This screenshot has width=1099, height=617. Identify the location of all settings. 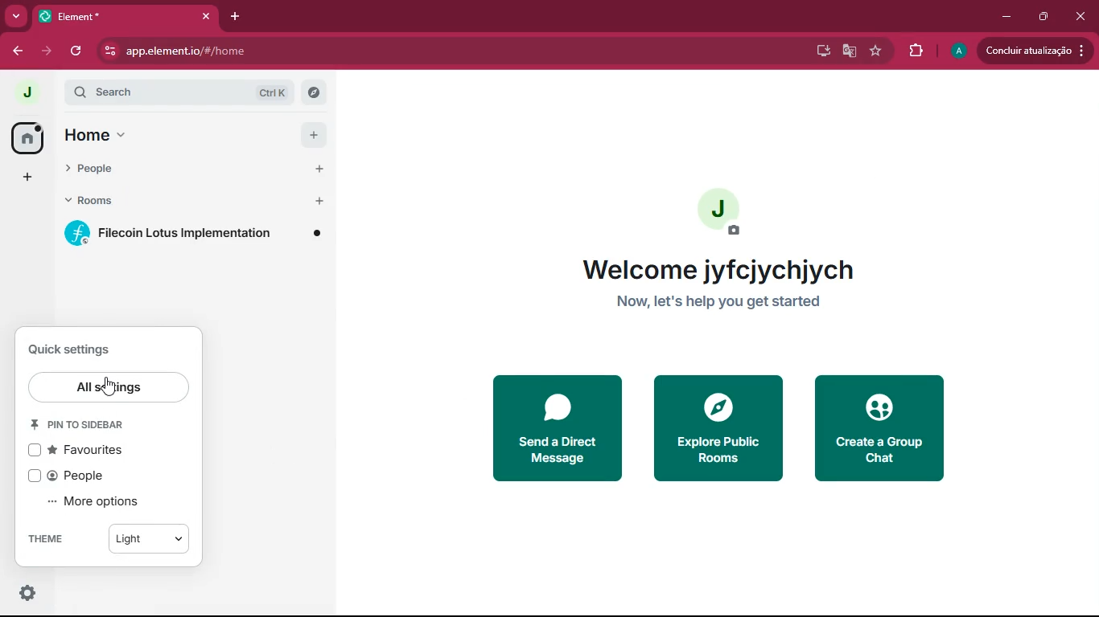
(109, 387).